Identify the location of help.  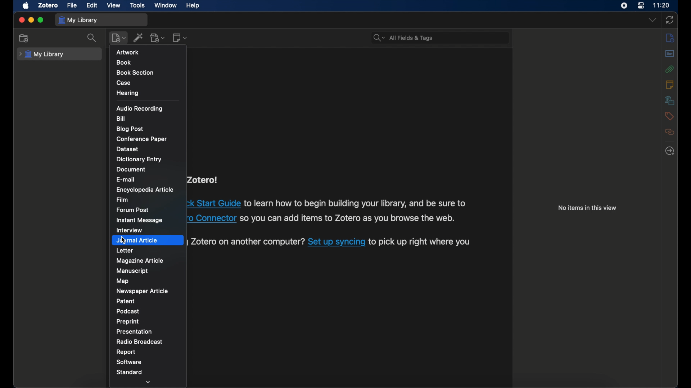
(193, 6).